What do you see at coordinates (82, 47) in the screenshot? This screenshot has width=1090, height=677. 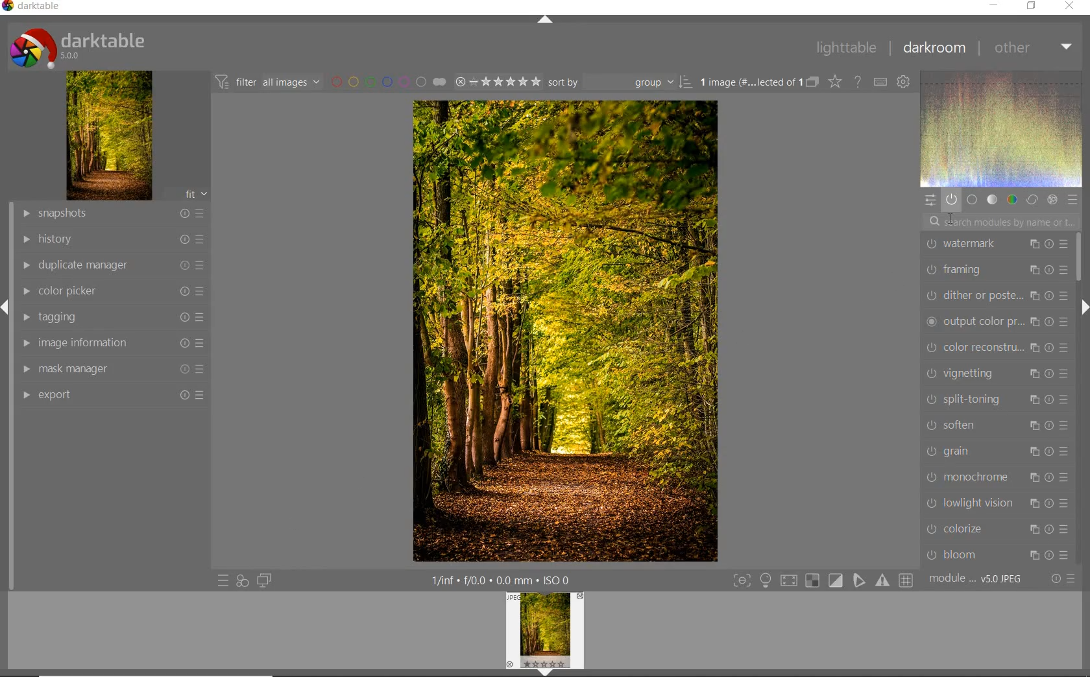 I see `system logo or name` at bounding box center [82, 47].